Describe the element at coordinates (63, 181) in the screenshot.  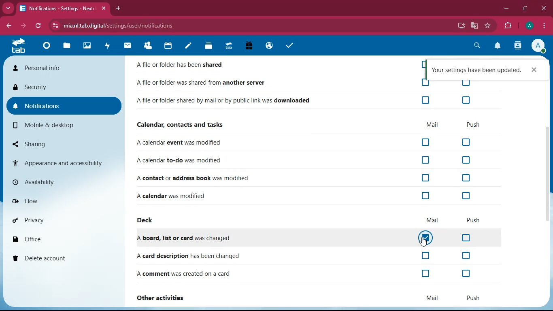
I see `availability` at that location.